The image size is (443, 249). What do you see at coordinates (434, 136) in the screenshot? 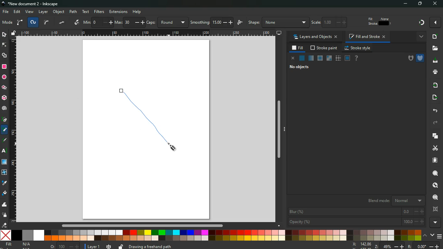
I see `layers` at bounding box center [434, 136].